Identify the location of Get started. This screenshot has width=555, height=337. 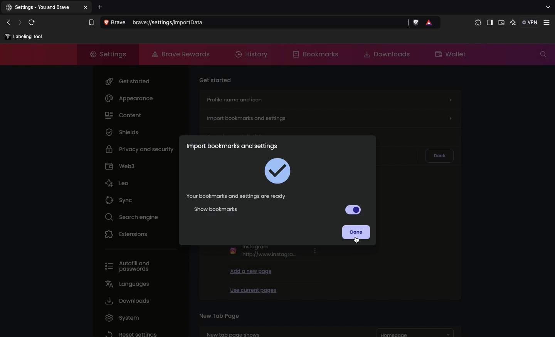
(216, 79).